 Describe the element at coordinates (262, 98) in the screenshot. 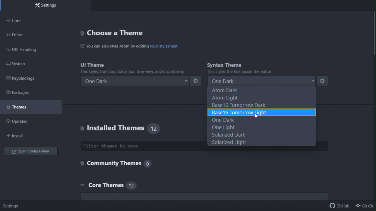

I see `Atom light` at that location.